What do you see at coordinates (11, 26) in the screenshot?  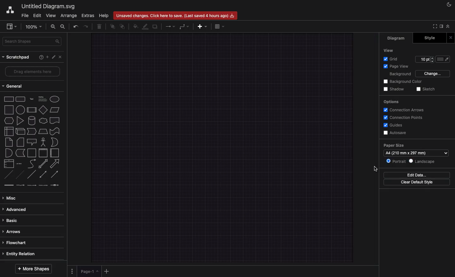 I see `Sidebar` at bounding box center [11, 26].